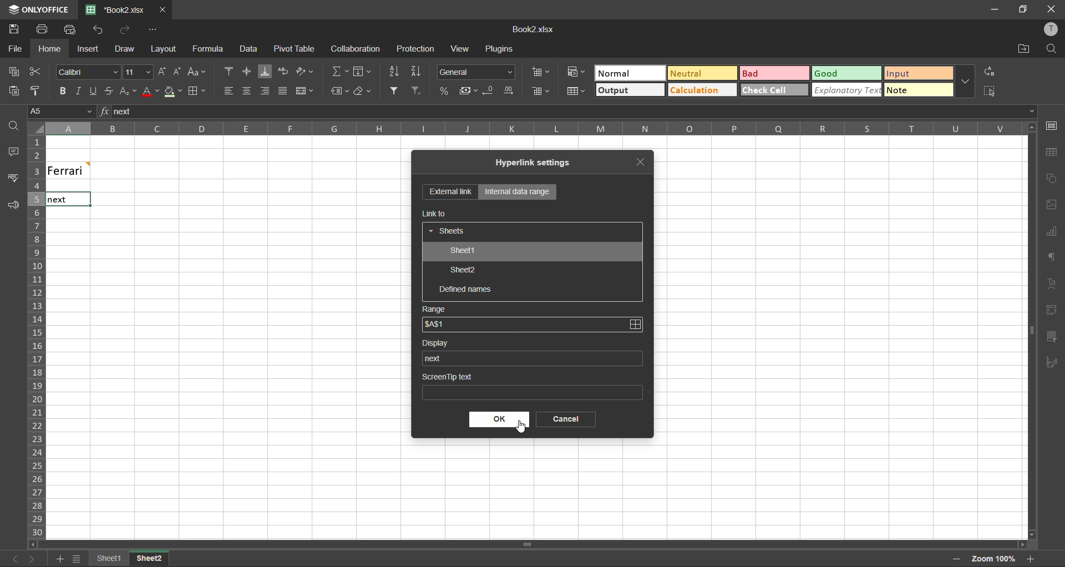 This screenshot has width=1065, height=567. Describe the element at coordinates (247, 89) in the screenshot. I see `align center` at that location.